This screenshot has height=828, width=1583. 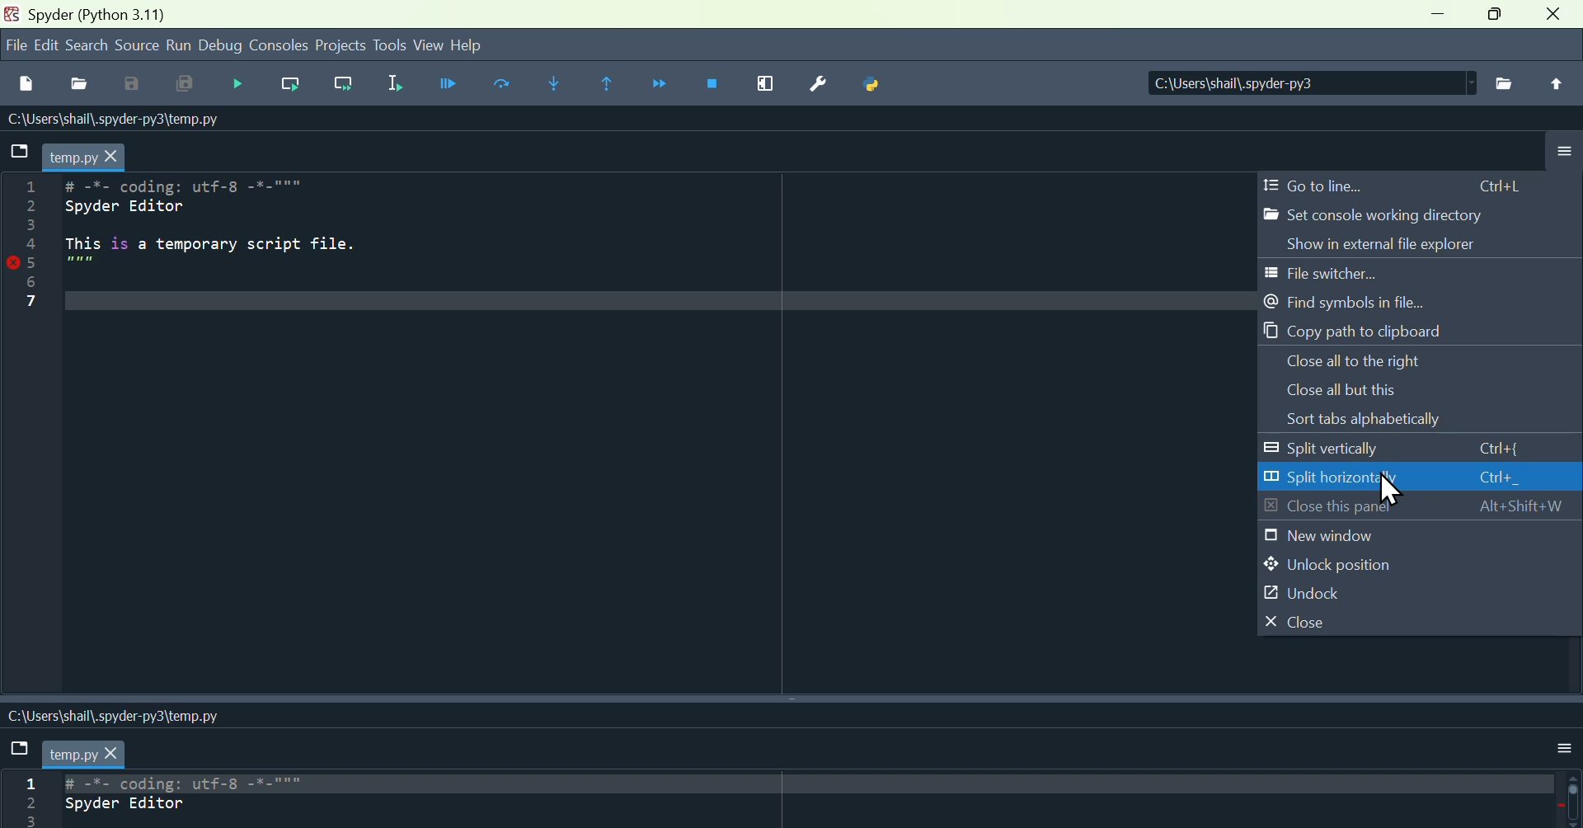 I want to click on run, so click(x=183, y=47).